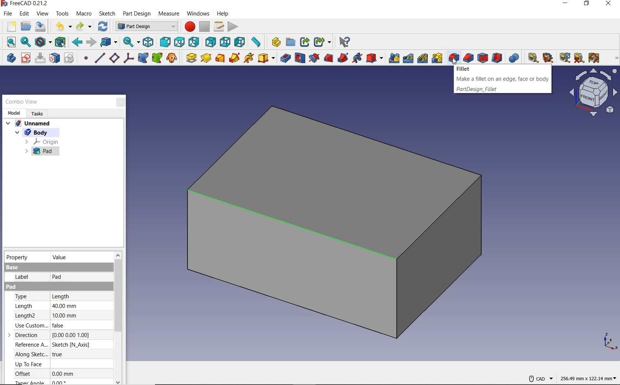 The height and width of the screenshot is (385, 620). Describe the element at coordinates (328, 59) in the screenshot. I see `subtractive loft` at that location.